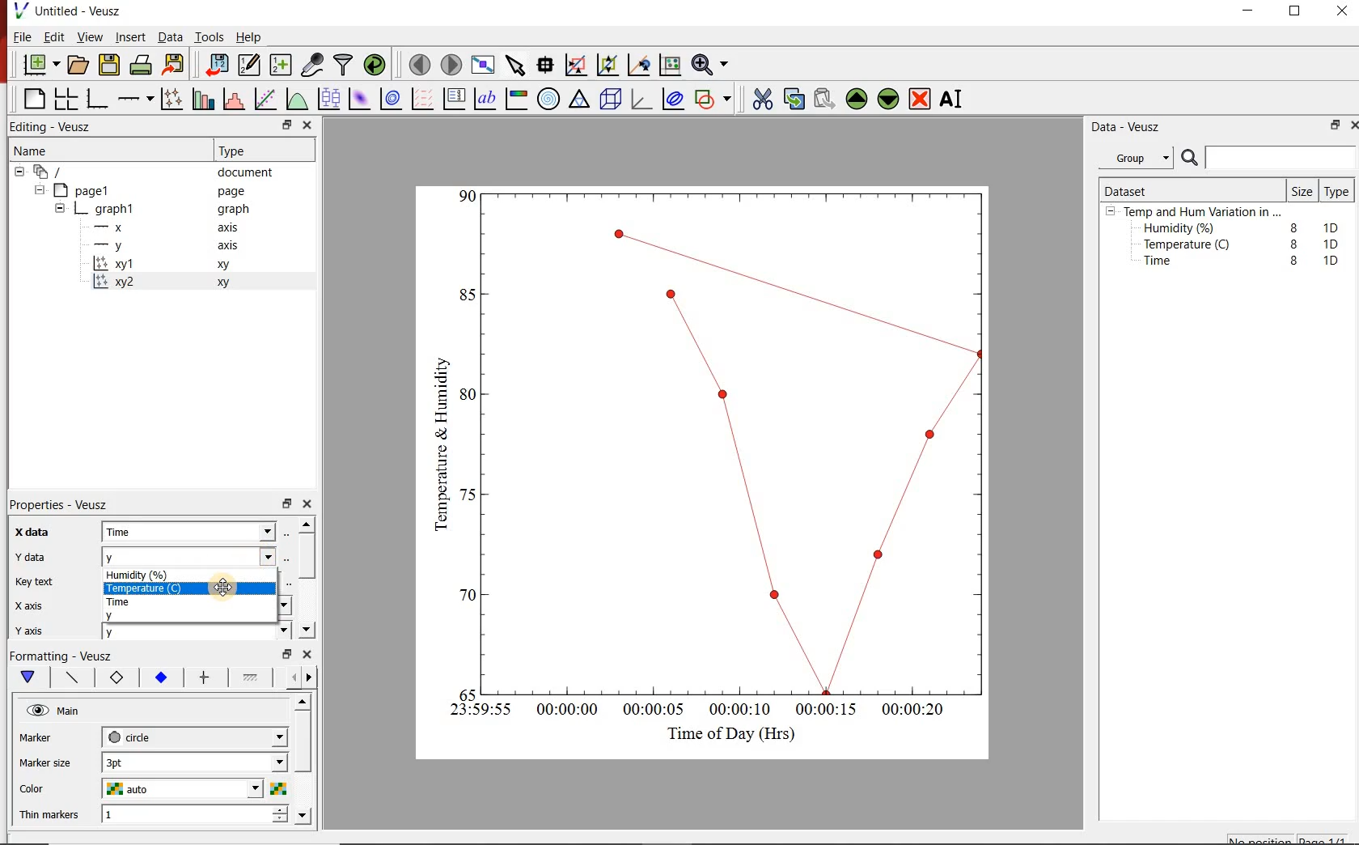 The height and width of the screenshot is (845, 1359). Describe the element at coordinates (279, 811) in the screenshot. I see `increase` at that location.